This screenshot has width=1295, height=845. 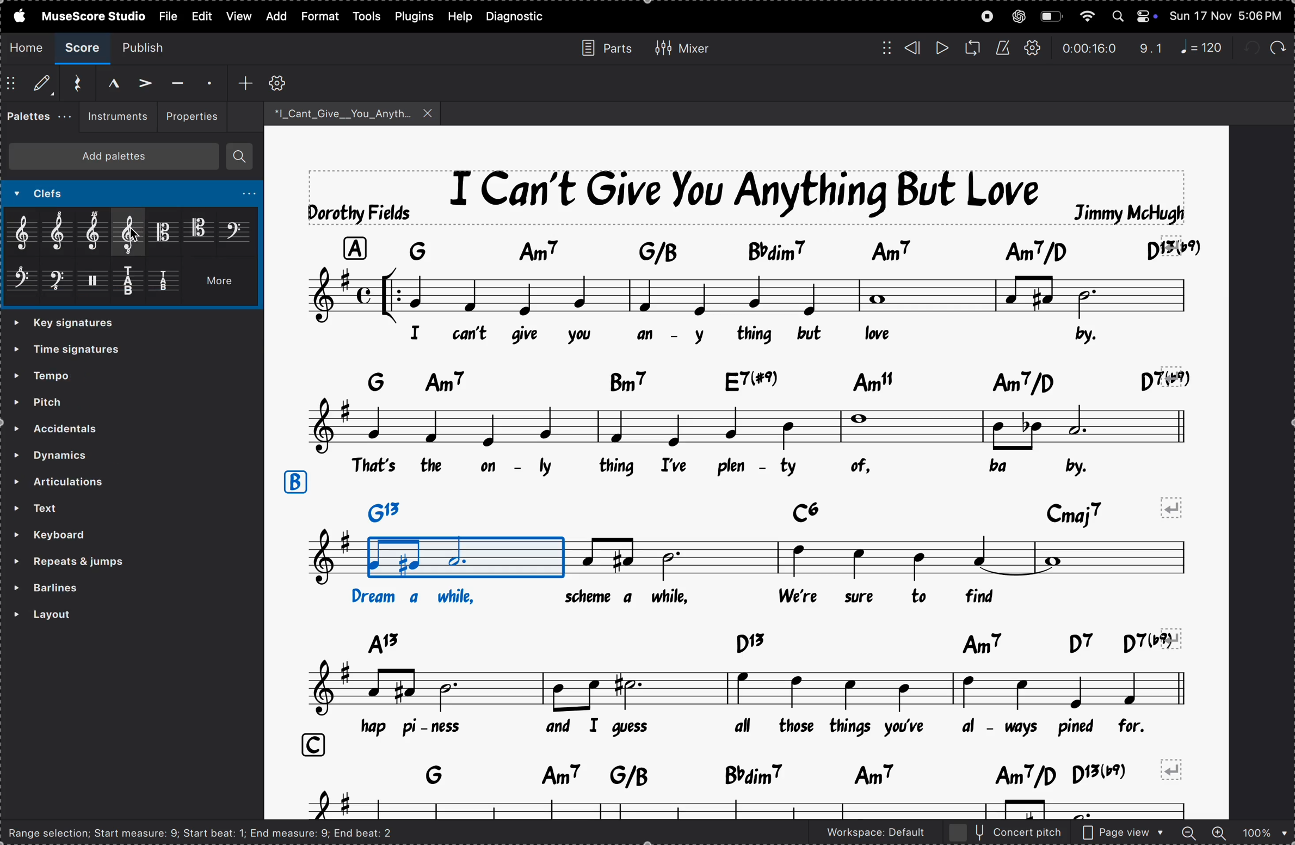 What do you see at coordinates (26, 234) in the screenshot?
I see `treble clef ` at bounding box center [26, 234].